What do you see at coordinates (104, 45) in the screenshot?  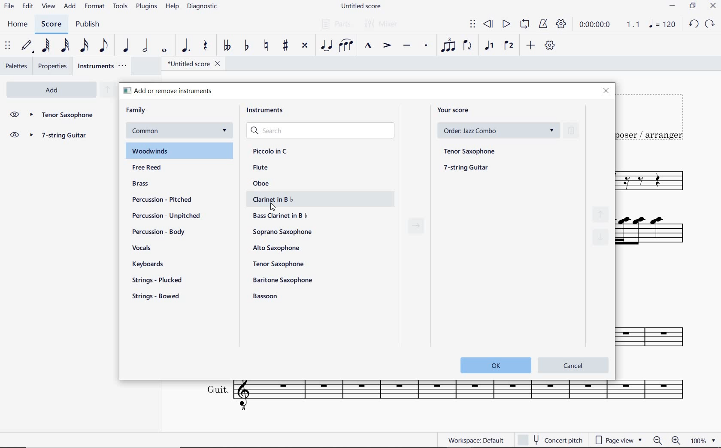 I see `EIGHTH NOTE` at bounding box center [104, 45].